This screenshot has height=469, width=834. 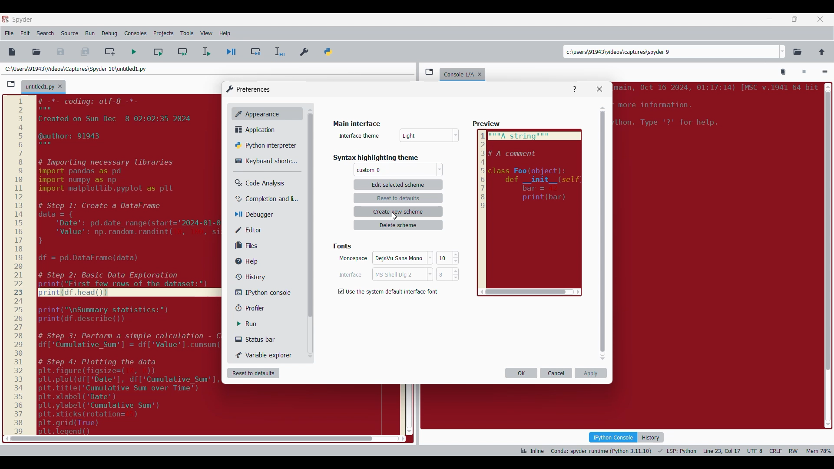 I want to click on console, so click(x=457, y=73).